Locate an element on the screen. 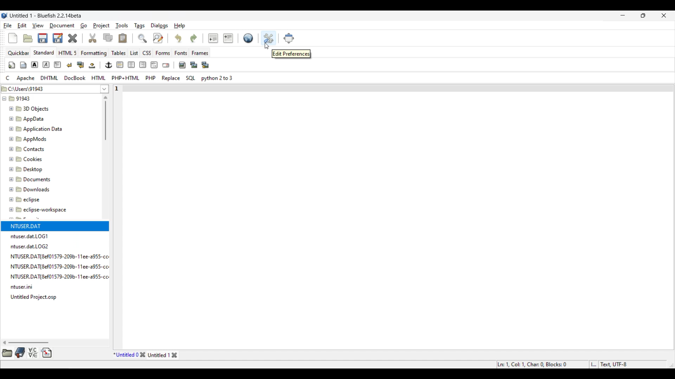  ntuser.ini is located at coordinates (24, 288).